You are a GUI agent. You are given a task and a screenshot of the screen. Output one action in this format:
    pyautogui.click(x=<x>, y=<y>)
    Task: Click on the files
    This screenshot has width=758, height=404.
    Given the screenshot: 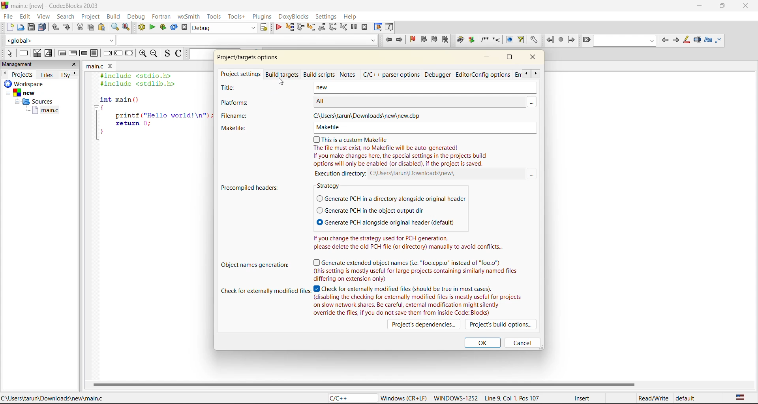 What is the action you would take?
    pyautogui.click(x=47, y=74)
    